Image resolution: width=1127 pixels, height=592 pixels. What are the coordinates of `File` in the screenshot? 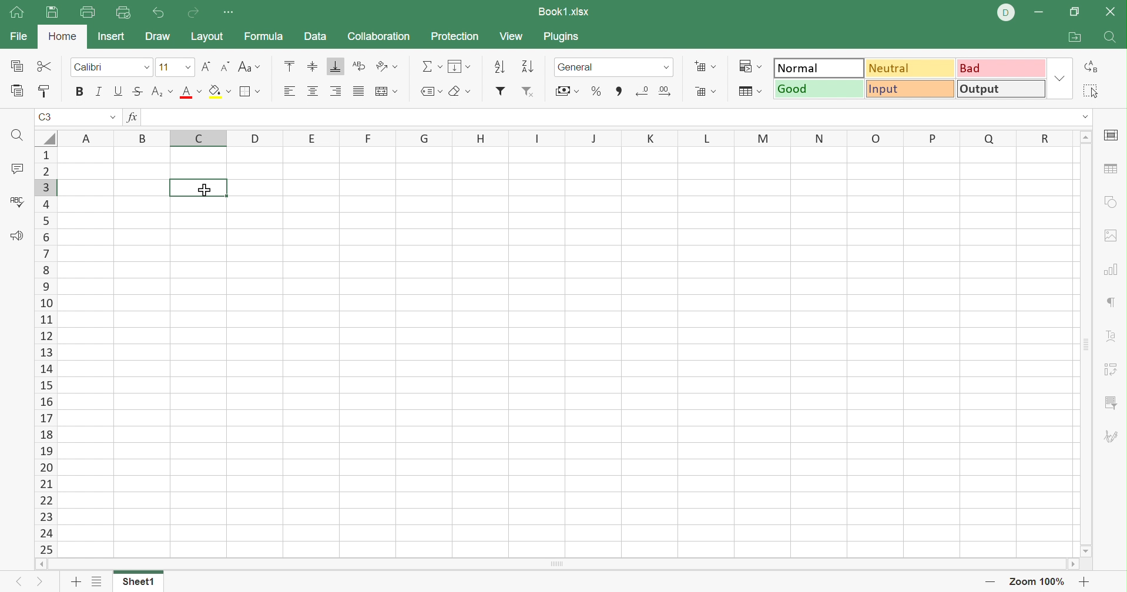 It's located at (17, 37).